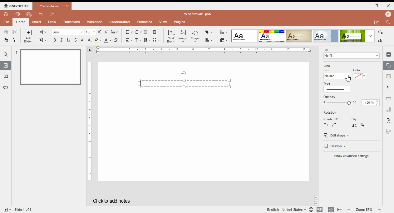  I want to click on font size, so click(90, 32).